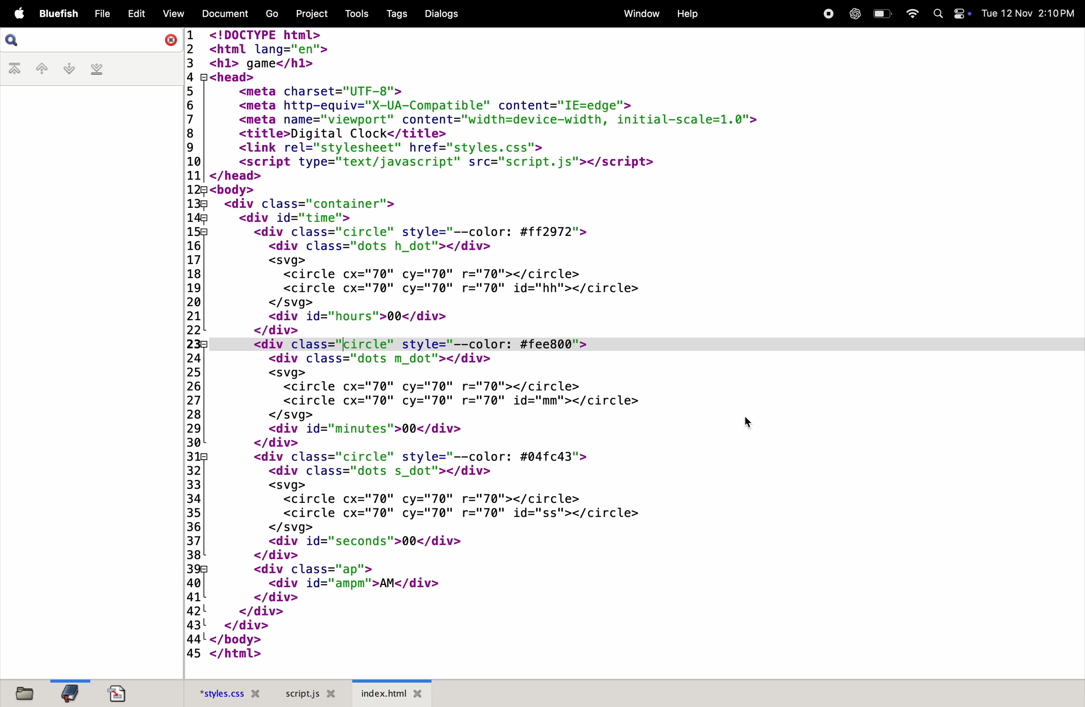  Describe the element at coordinates (101, 13) in the screenshot. I see `file` at that location.